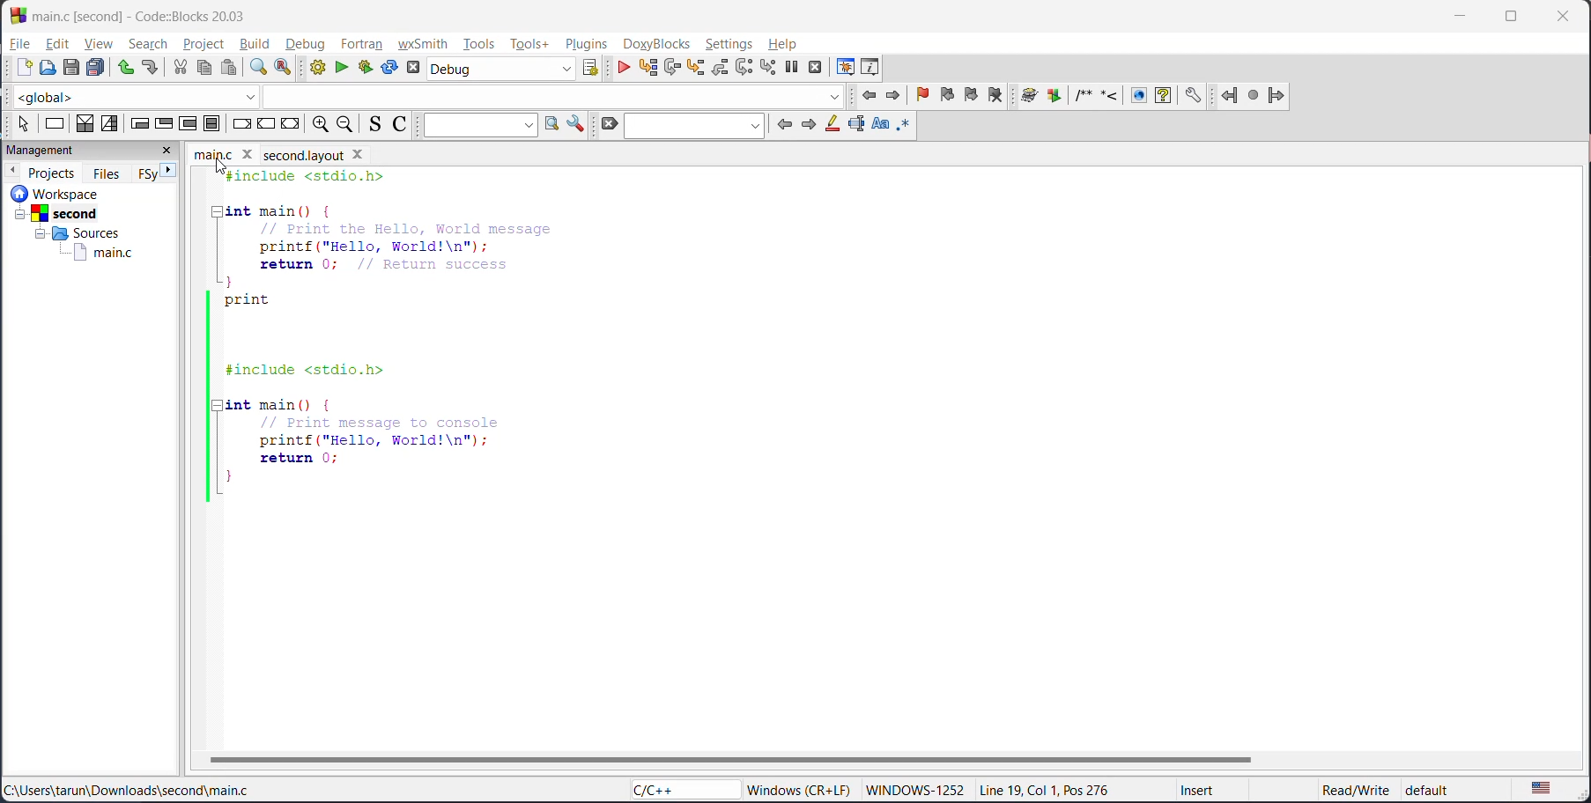  Describe the element at coordinates (73, 232) in the screenshot. I see `Sources` at that location.